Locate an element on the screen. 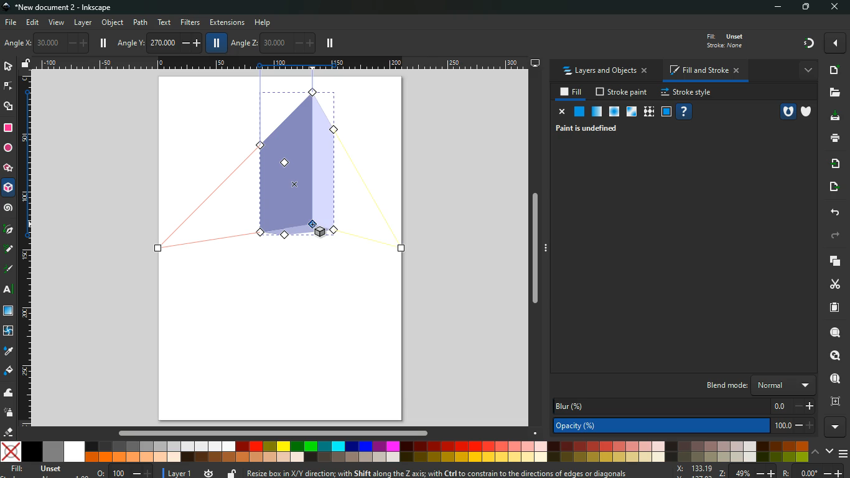  3d box tool is located at coordinates (9, 190).